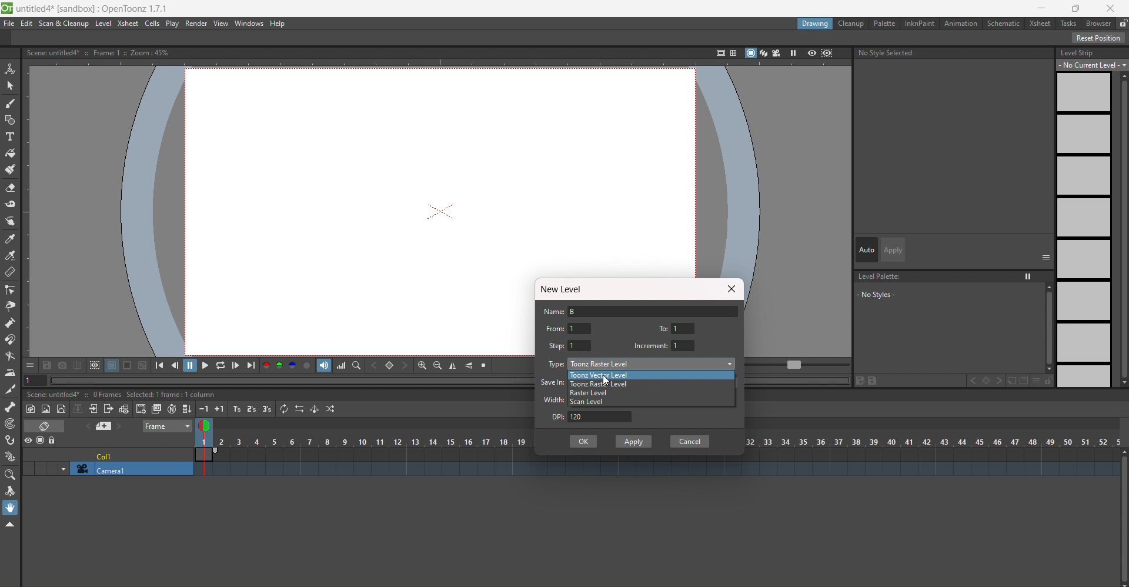  Describe the element at coordinates (655, 311) in the screenshot. I see `B` at that location.